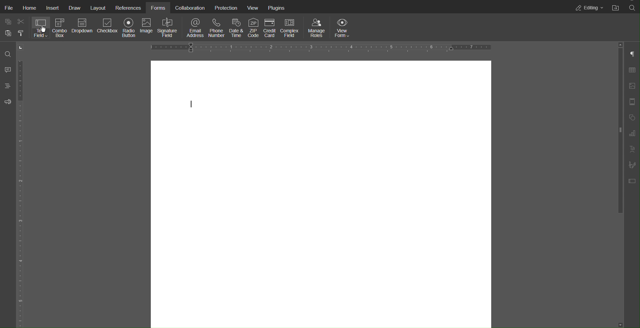 The width and height of the screenshot is (640, 328). Describe the element at coordinates (61, 28) in the screenshot. I see `Combo Box` at that location.